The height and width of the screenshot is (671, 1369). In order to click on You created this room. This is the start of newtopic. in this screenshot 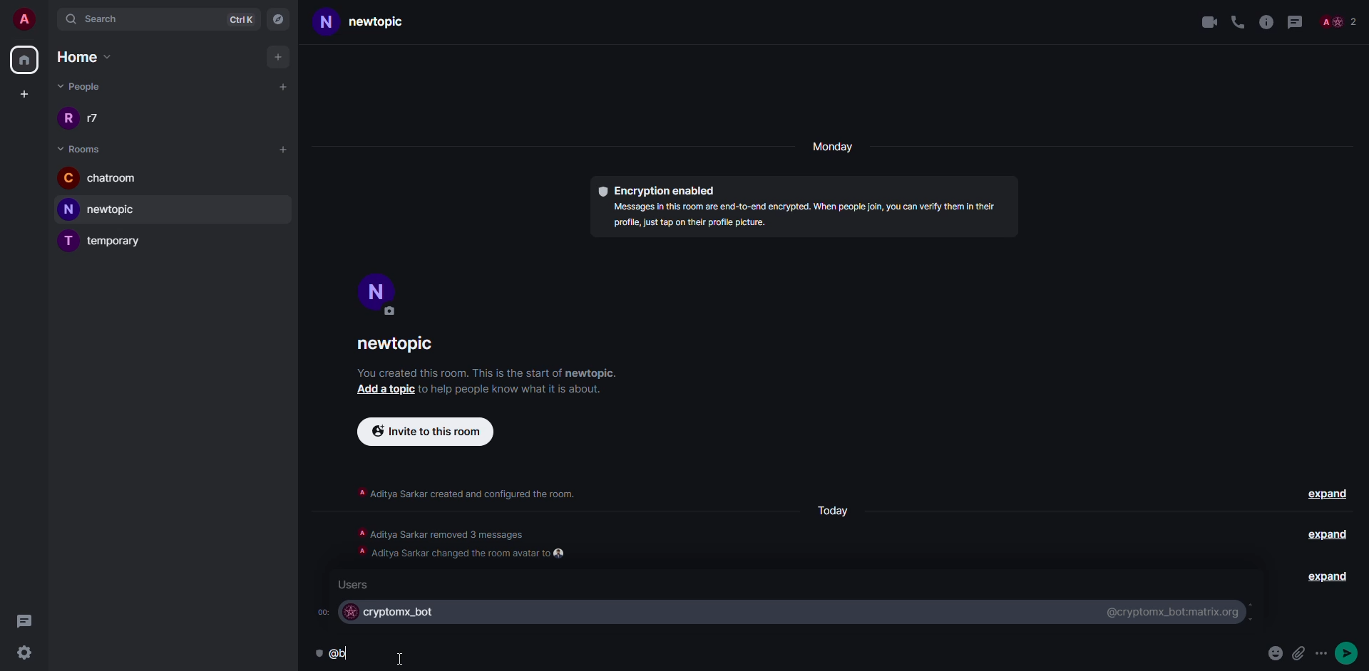, I will do `click(490, 372)`.